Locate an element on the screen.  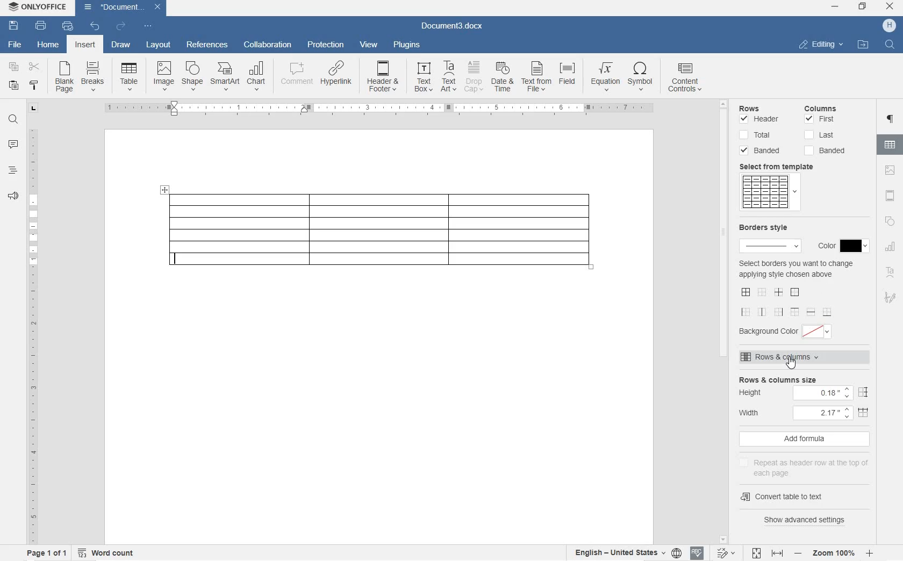
add formula is located at coordinates (804, 439).